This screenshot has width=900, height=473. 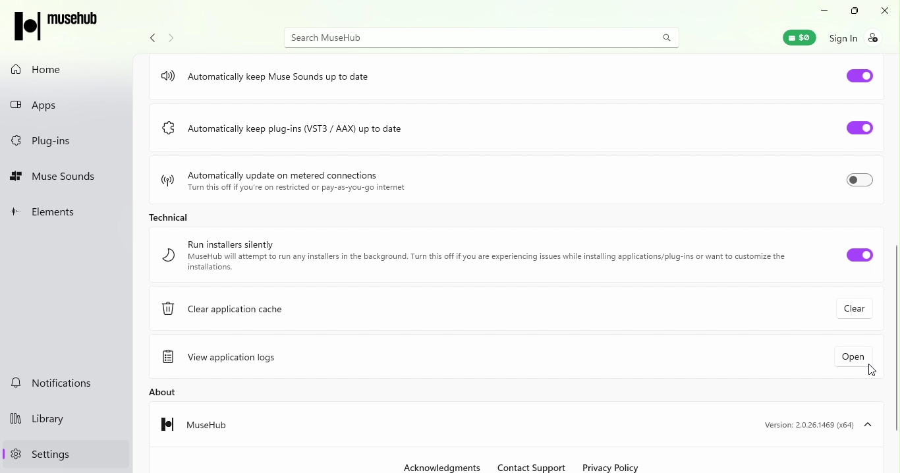 I want to click on Open, so click(x=853, y=357).